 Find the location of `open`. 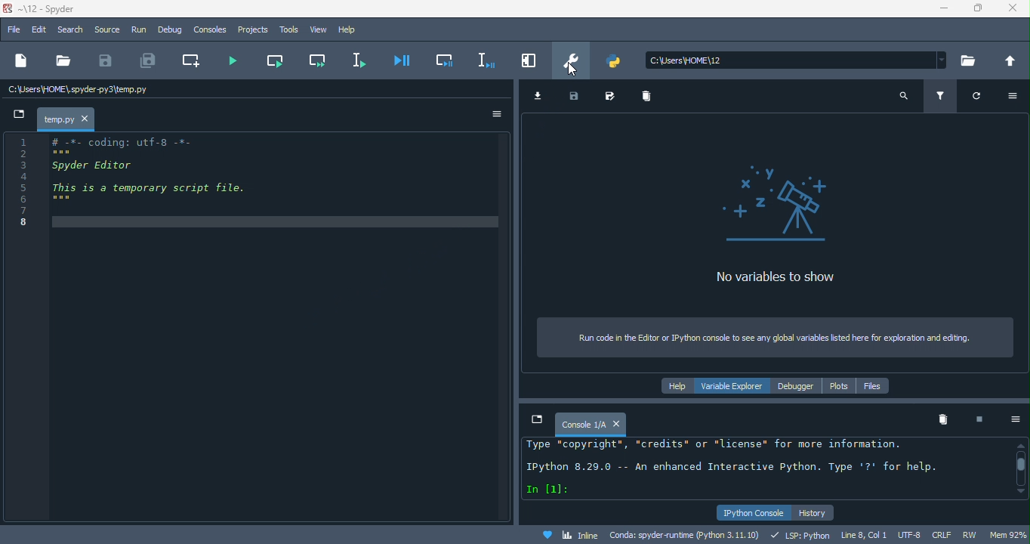

open is located at coordinates (63, 61).